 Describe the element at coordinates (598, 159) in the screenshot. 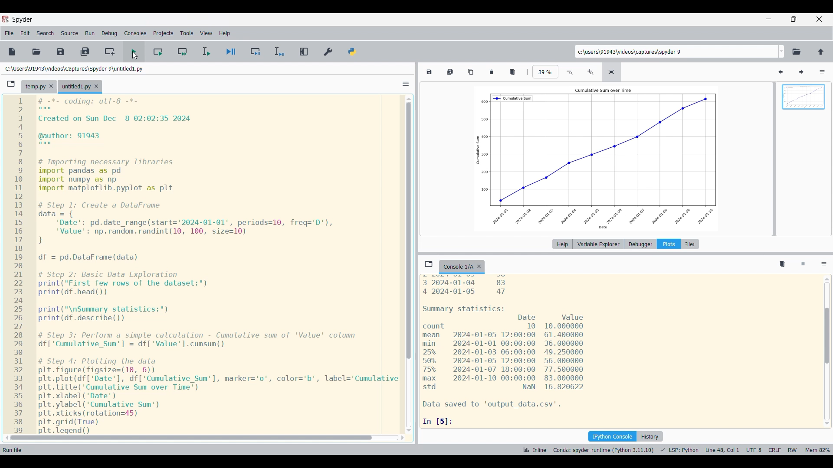

I see `Plot view after running code` at that location.